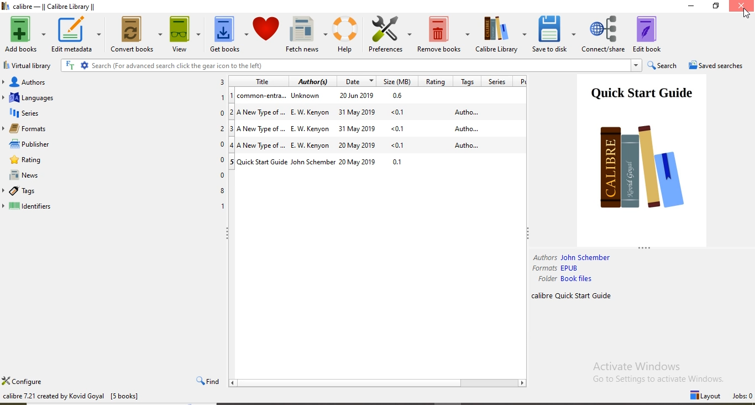  I want to click on Preference, so click(390, 35).